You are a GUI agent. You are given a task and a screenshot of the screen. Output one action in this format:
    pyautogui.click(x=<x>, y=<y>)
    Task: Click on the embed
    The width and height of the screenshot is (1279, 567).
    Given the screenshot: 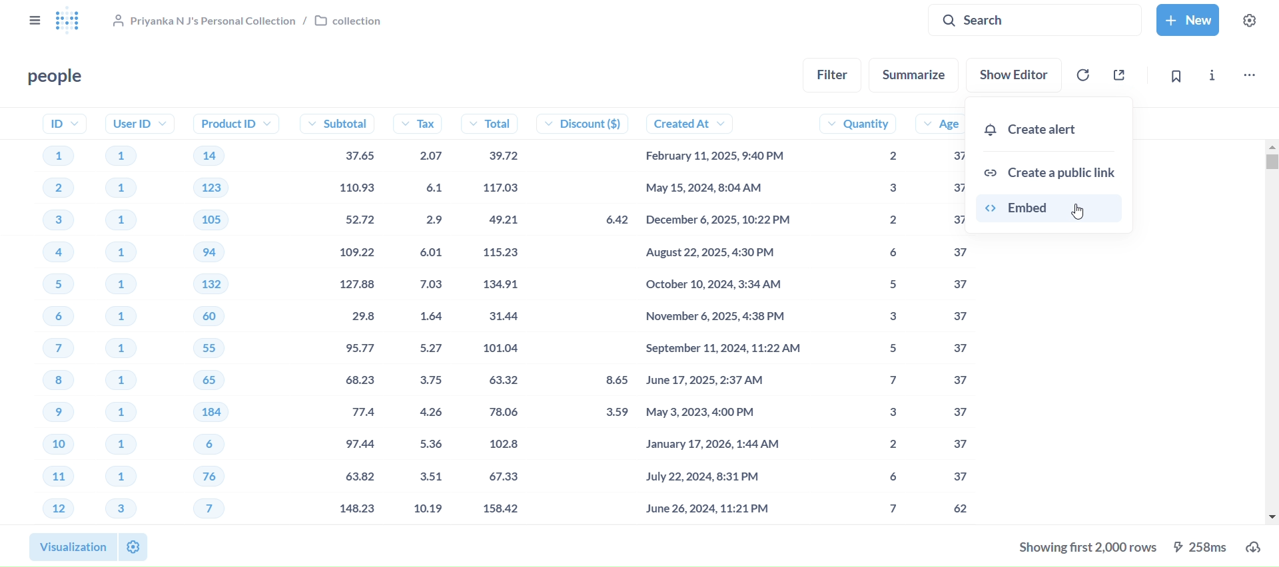 What is the action you would take?
    pyautogui.click(x=1056, y=212)
    